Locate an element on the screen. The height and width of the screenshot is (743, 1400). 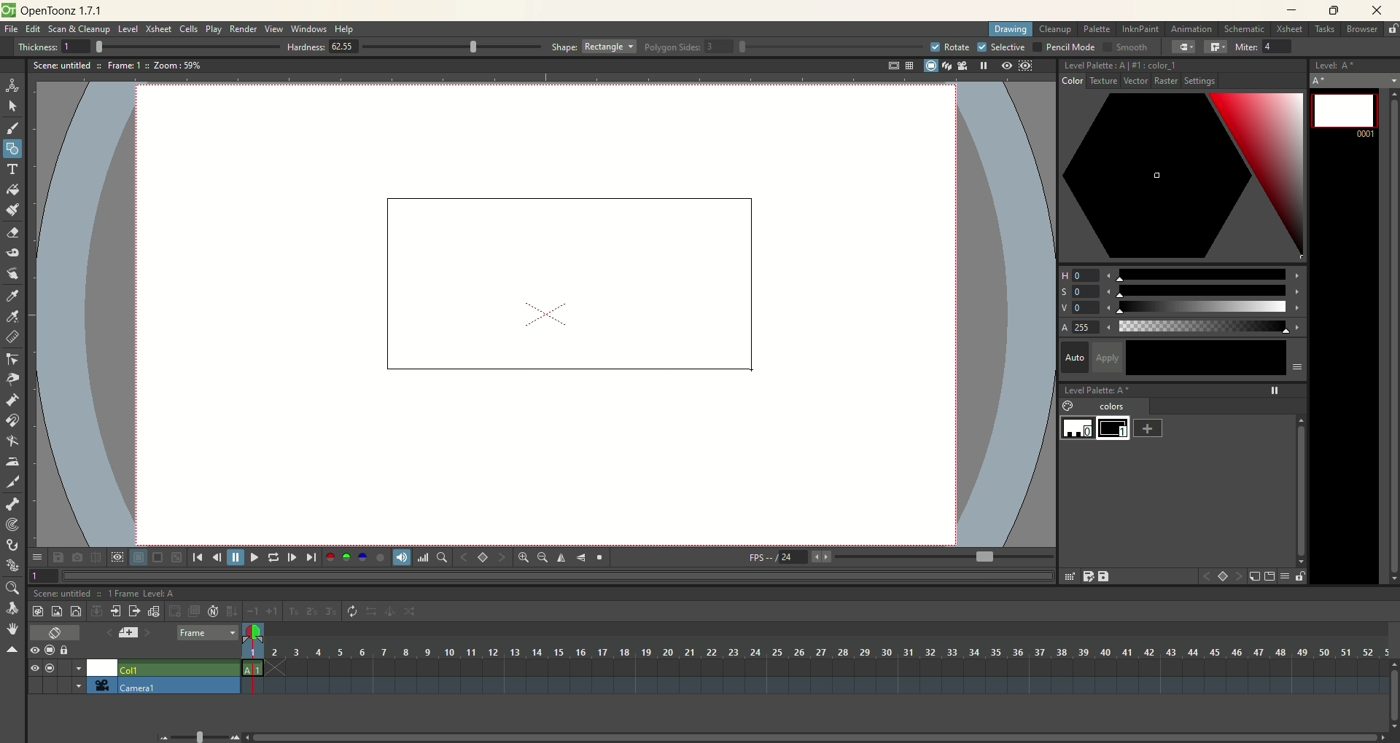
clean up is located at coordinates (1055, 30).